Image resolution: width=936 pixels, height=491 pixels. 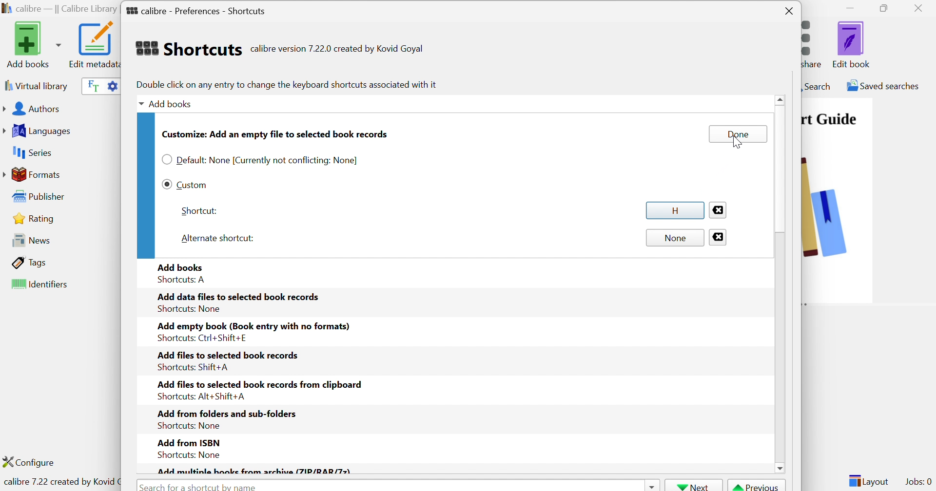 What do you see at coordinates (717, 209) in the screenshot?
I see `Close` at bounding box center [717, 209].